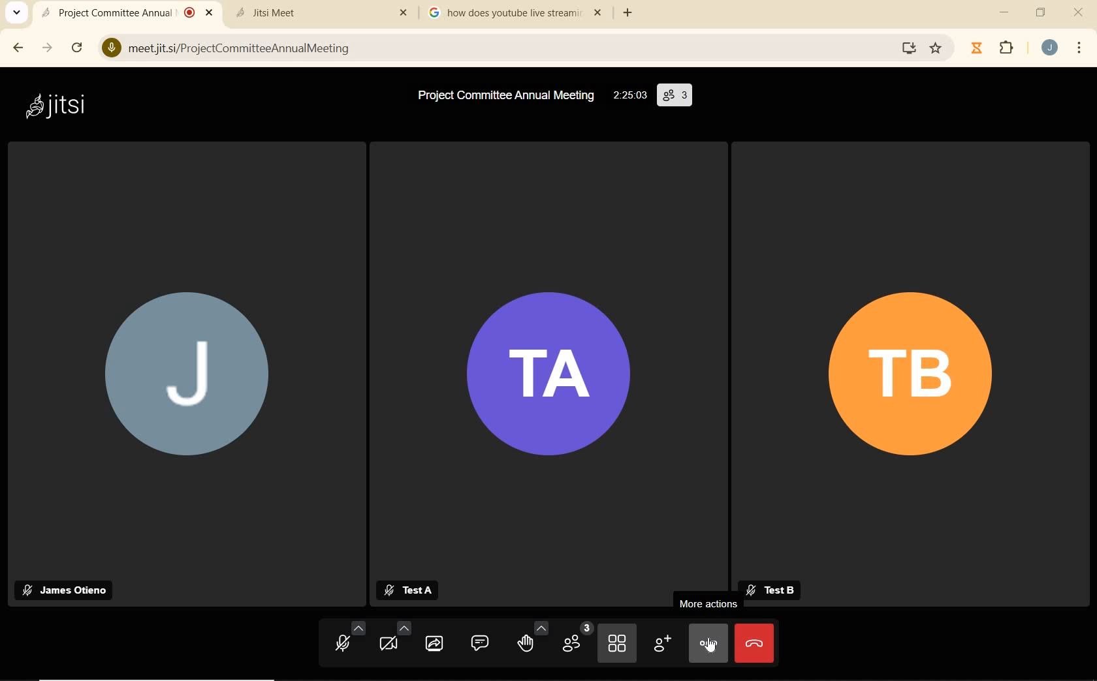  What do you see at coordinates (481, 644) in the screenshot?
I see `open chat` at bounding box center [481, 644].